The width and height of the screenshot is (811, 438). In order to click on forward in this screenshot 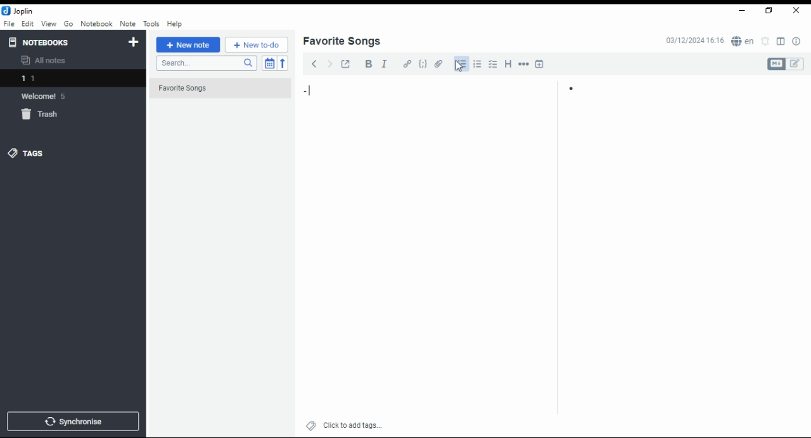, I will do `click(329, 63)`.